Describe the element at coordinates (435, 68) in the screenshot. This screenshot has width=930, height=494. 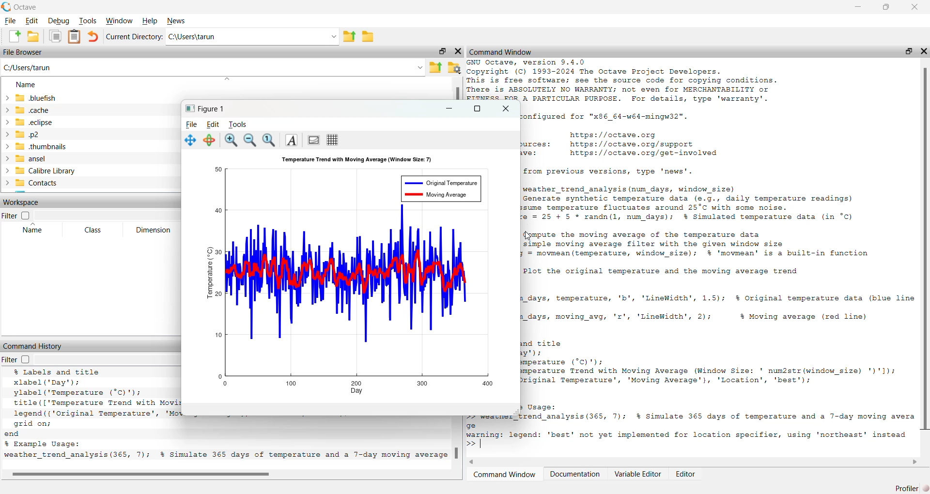
I see `Folder upload` at that location.